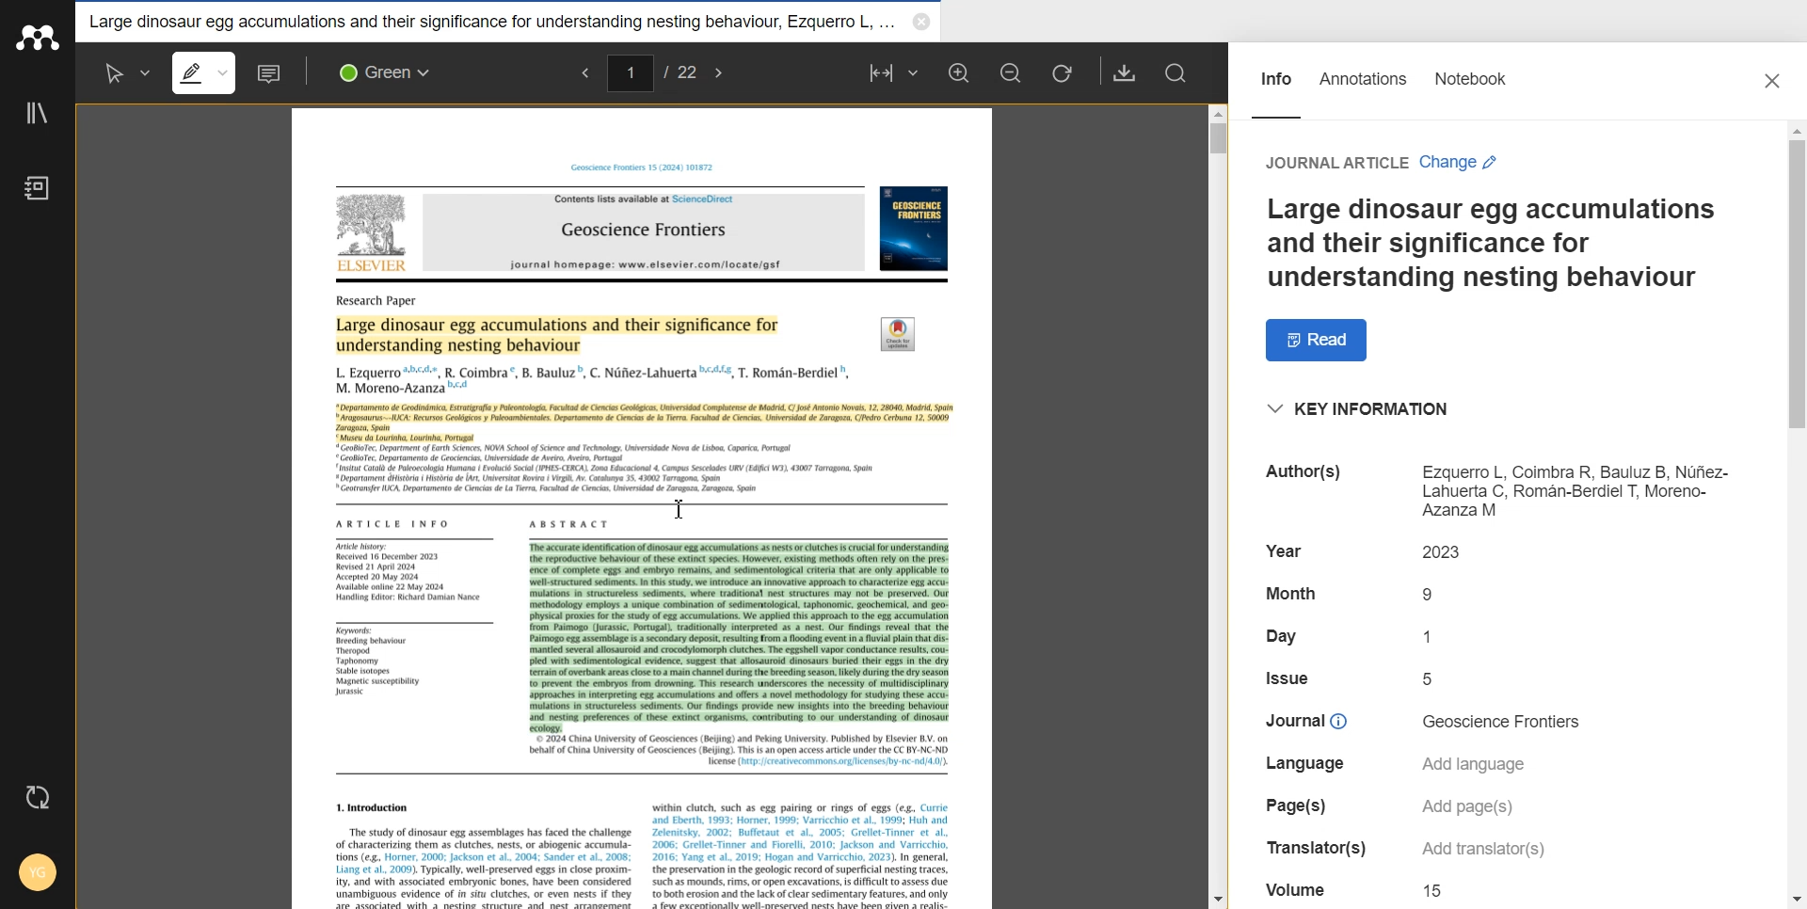 The width and height of the screenshot is (1807, 909). Describe the element at coordinates (1431, 678) in the screenshot. I see `text` at that location.